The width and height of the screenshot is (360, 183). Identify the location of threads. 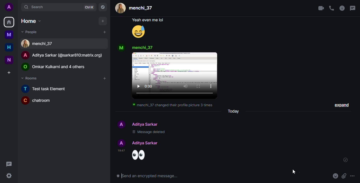
(9, 163).